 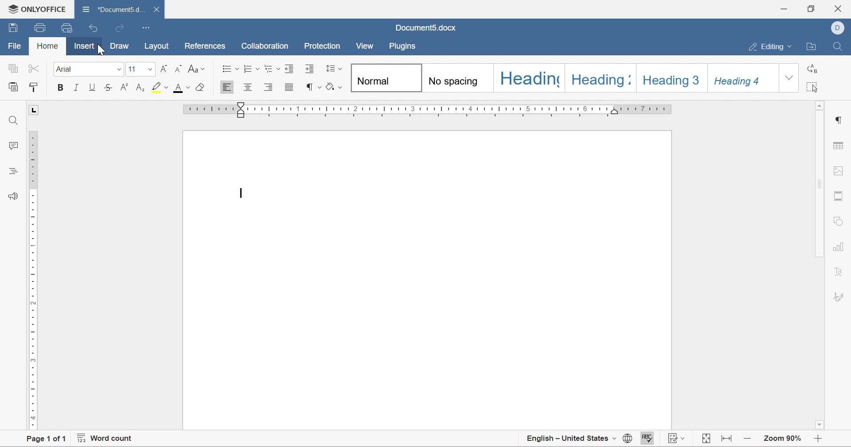 I want to click on find, so click(x=12, y=120).